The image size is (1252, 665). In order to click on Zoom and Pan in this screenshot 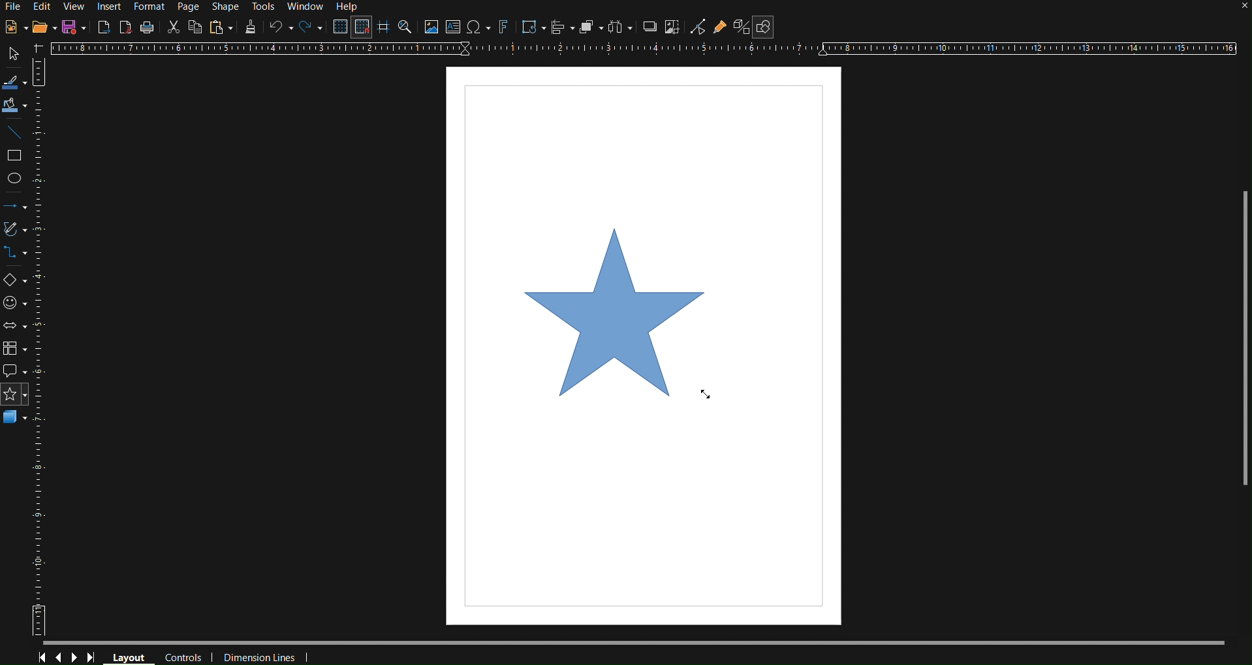, I will do `click(407, 28)`.